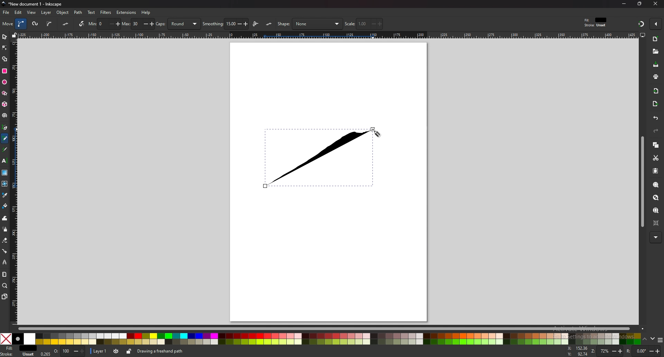  What do you see at coordinates (5, 184) in the screenshot?
I see `mesh` at bounding box center [5, 184].